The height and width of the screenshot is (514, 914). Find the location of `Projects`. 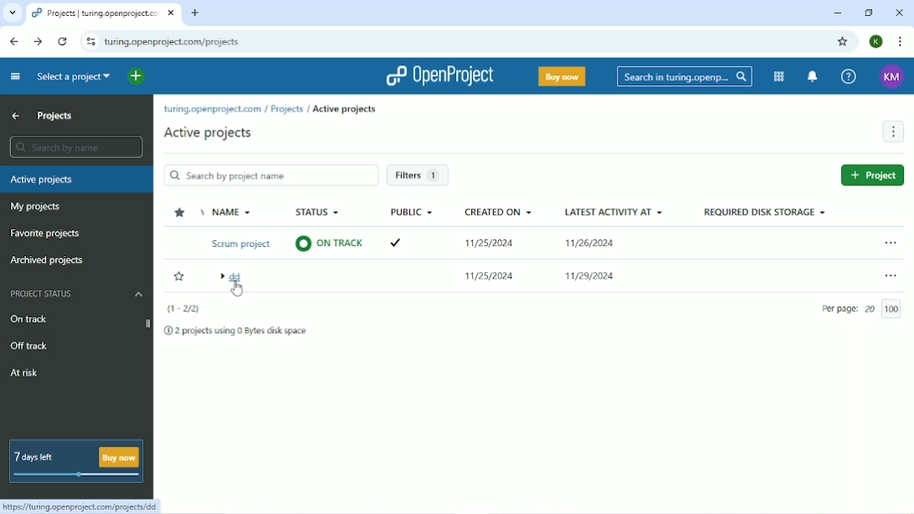

Projects is located at coordinates (287, 109).